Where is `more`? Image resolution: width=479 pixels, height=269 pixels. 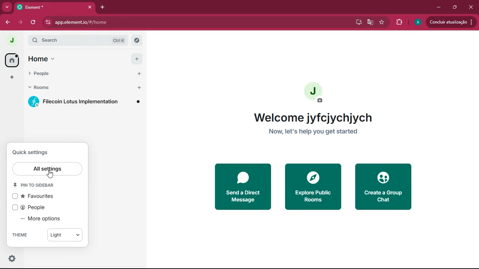
more is located at coordinates (7, 7).